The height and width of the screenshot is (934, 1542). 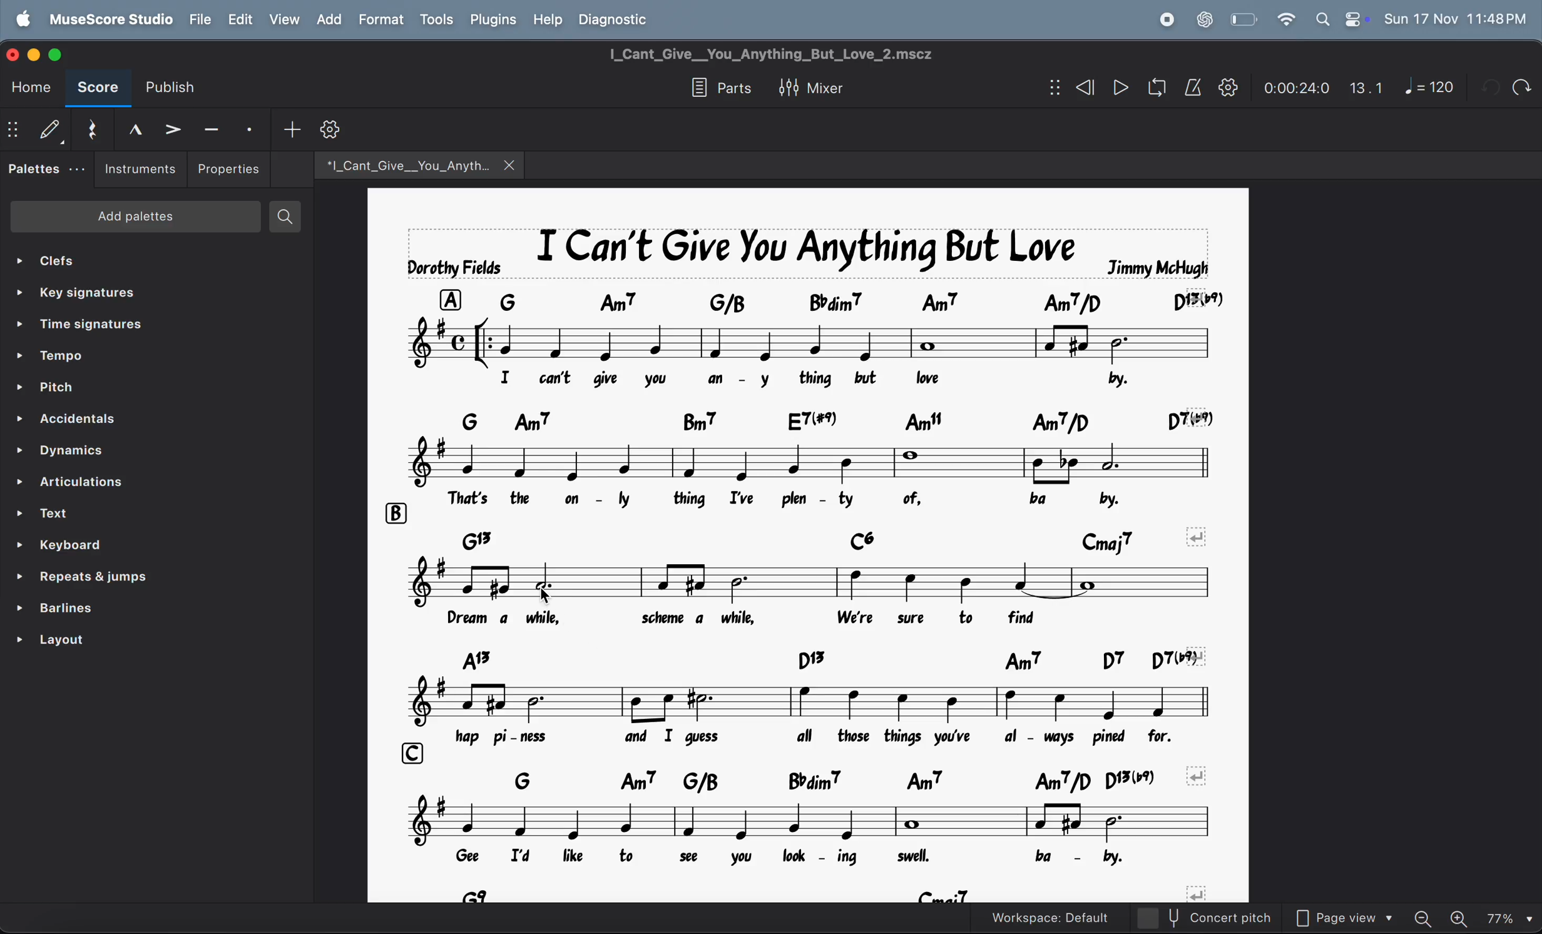 I want to click on layouts, so click(x=130, y=646).